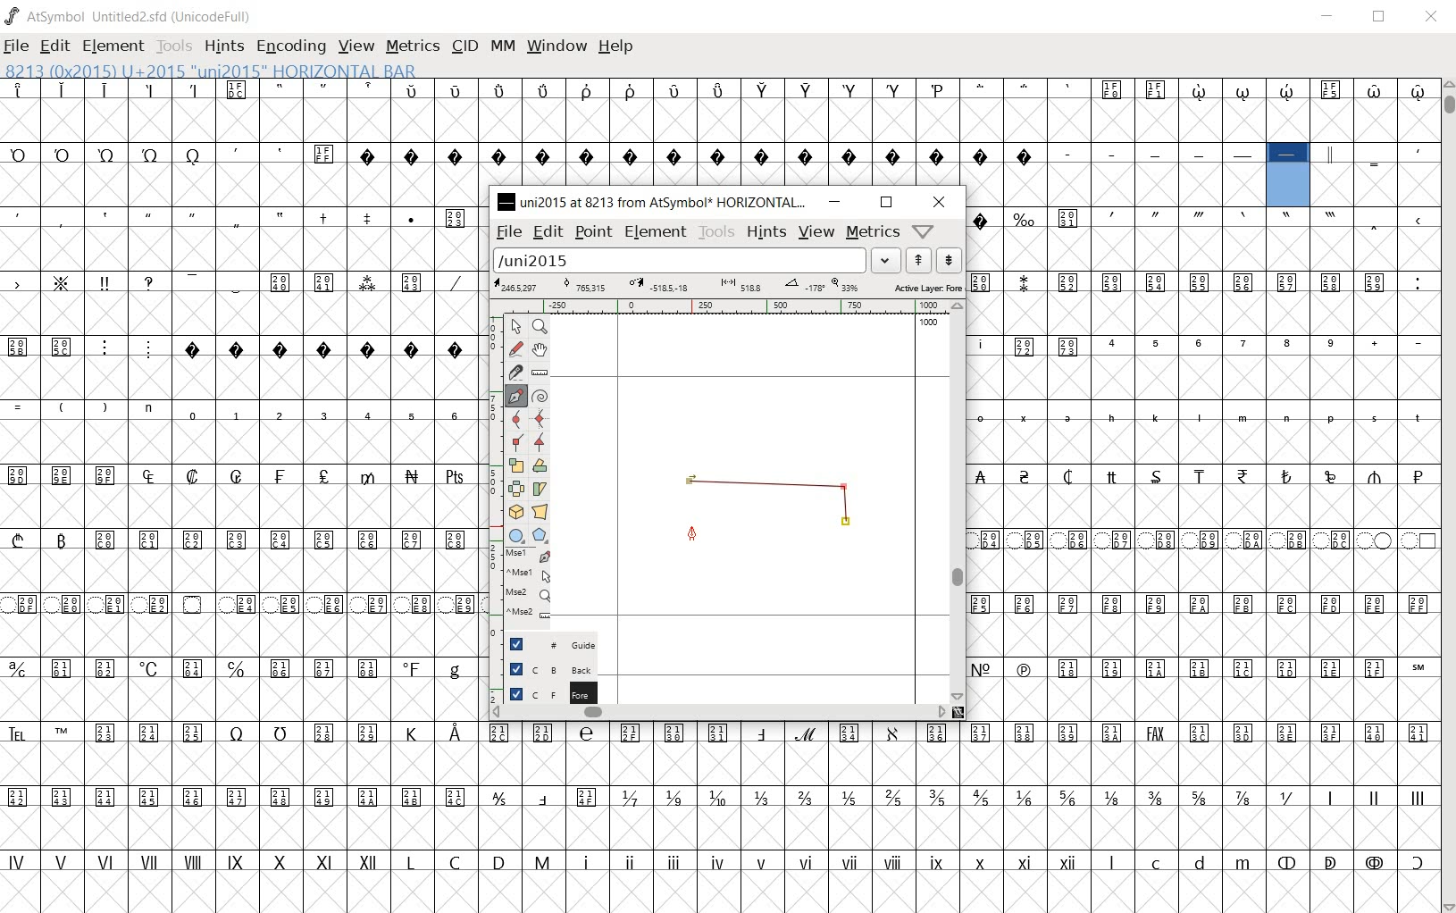  What do you see at coordinates (558, 46) in the screenshot?
I see `WINDOW` at bounding box center [558, 46].